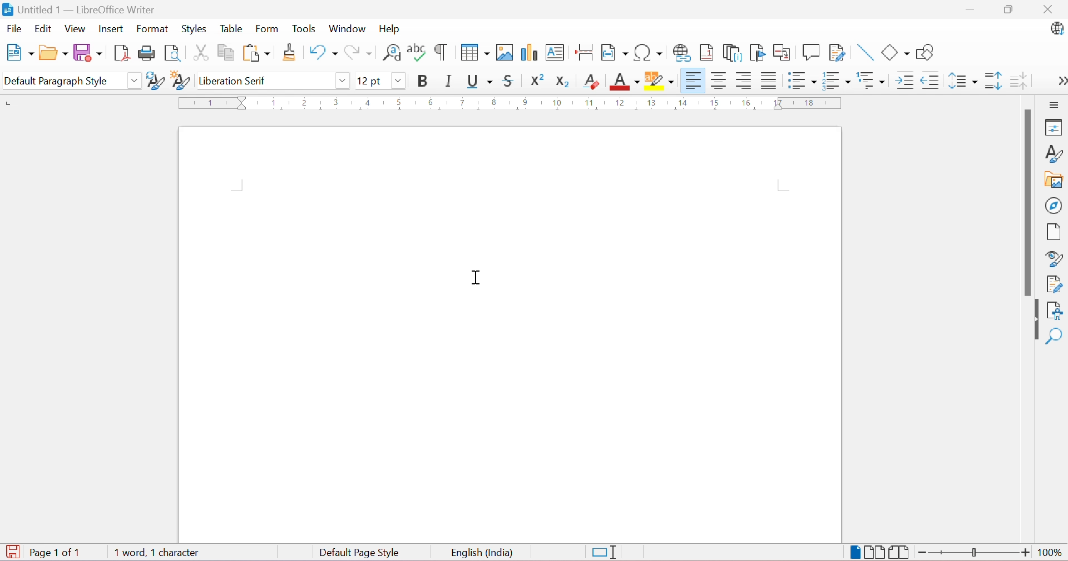 The image size is (1068, 561). What do you see at coordinates (743, 81) in the screenshot?
I see `Align Right` at bounding box center [743, 81].